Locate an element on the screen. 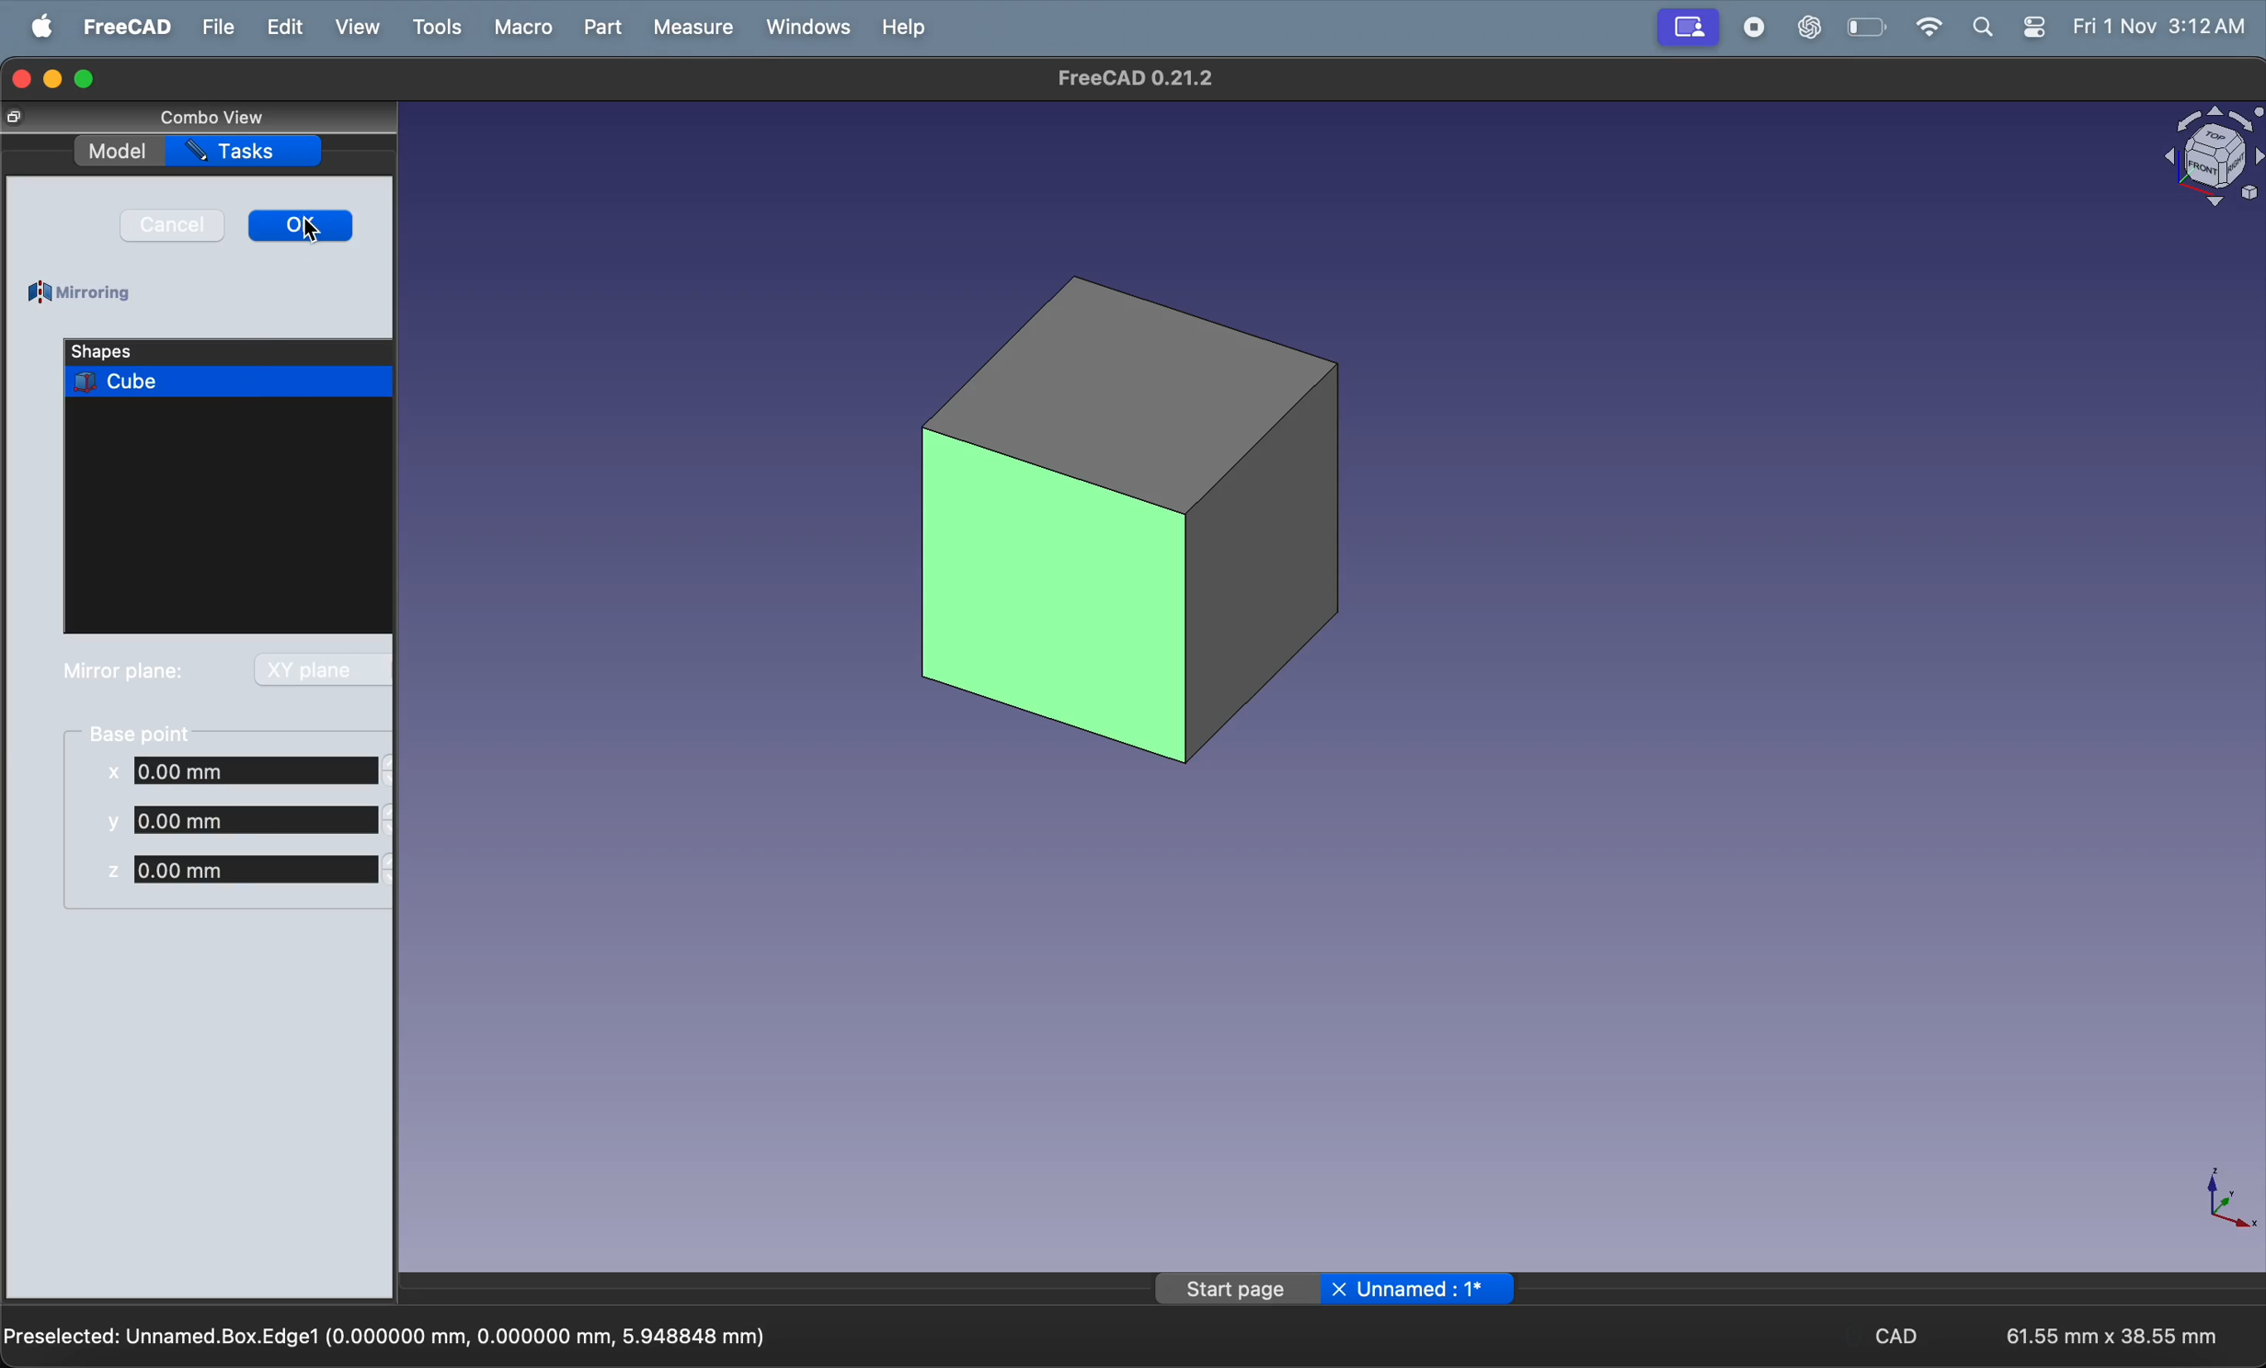  FreeCAD 0.21.2 is located at coordinates (1128, 77).